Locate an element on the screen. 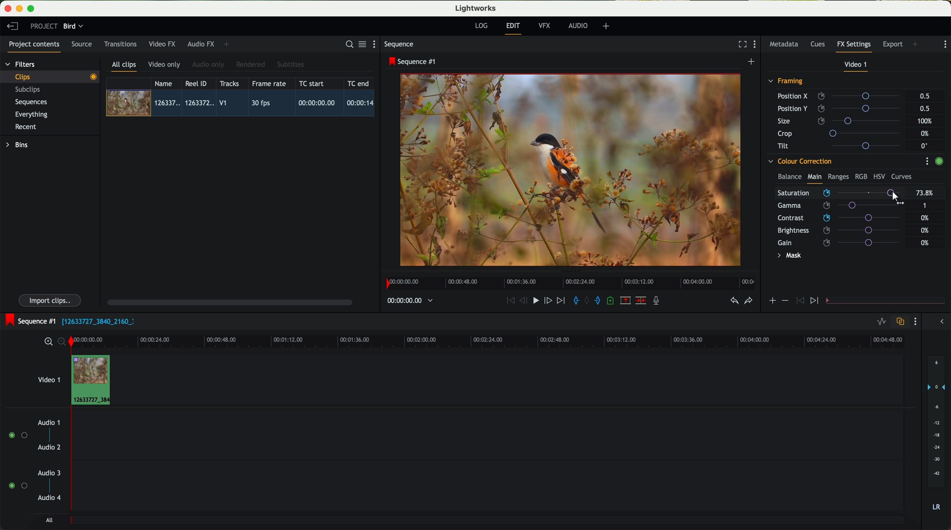 The image size is (951, 530). Reel ID is located at coordinates (198, 83).